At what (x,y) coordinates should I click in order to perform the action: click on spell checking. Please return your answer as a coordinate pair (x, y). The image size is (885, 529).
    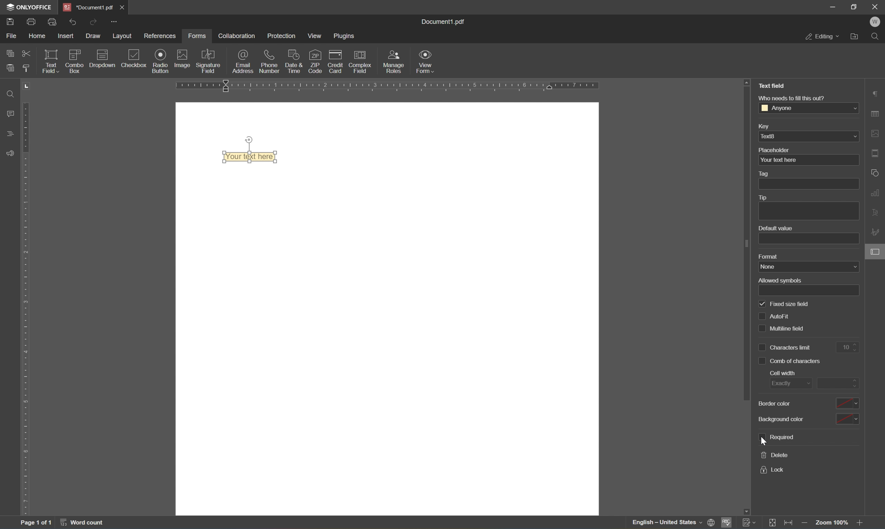
    Looking at the image, I should click on (726, 523).